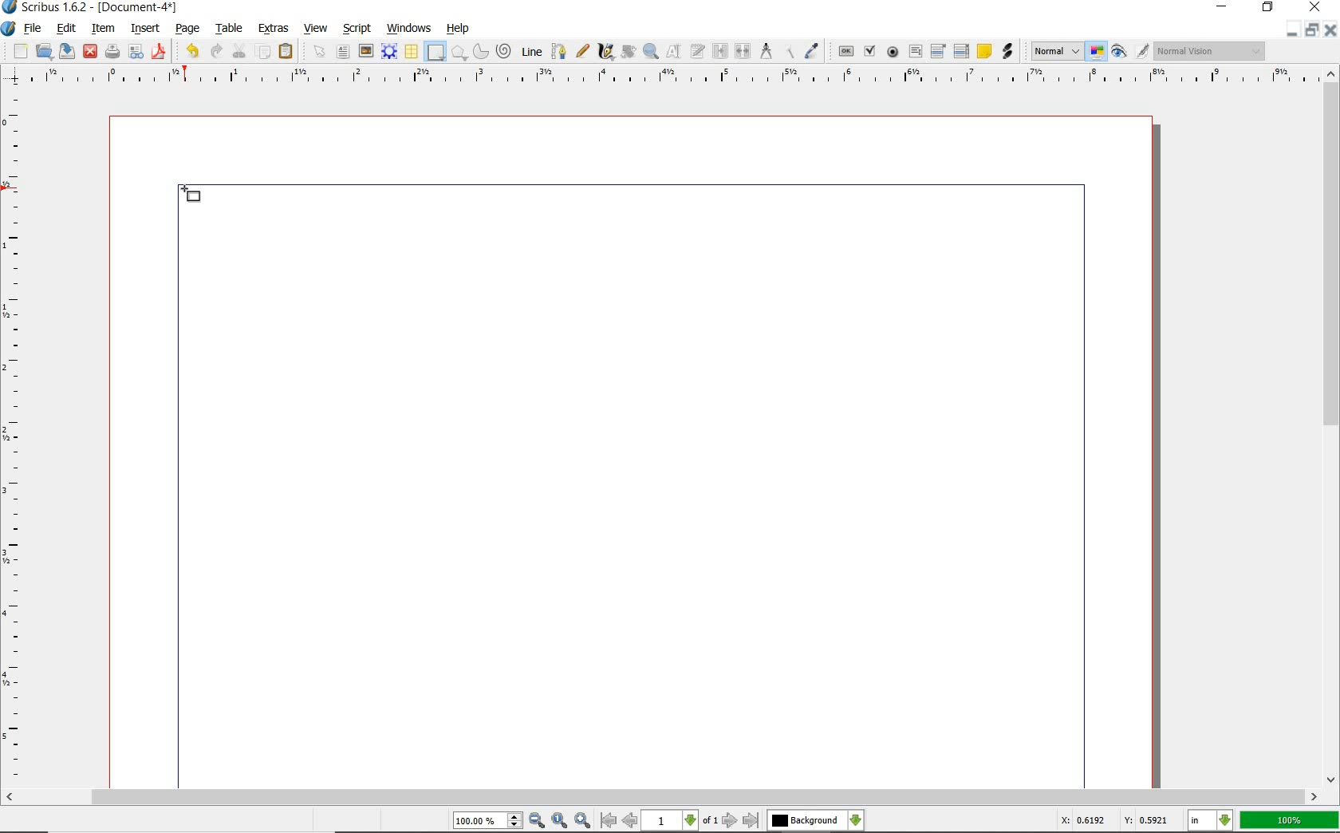 This screenshot has width=1340, height=833. I want to click on restore, so click(1267, 9).